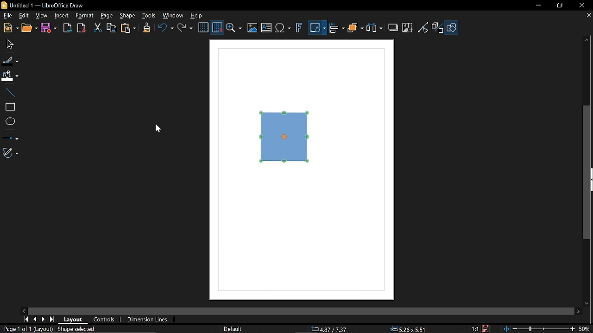 The height and width of the screenshot is (333, 593). What do you see at coordinates (581, 6) in the screenshot?
I see `Close window` at bounding box center [581, 6].